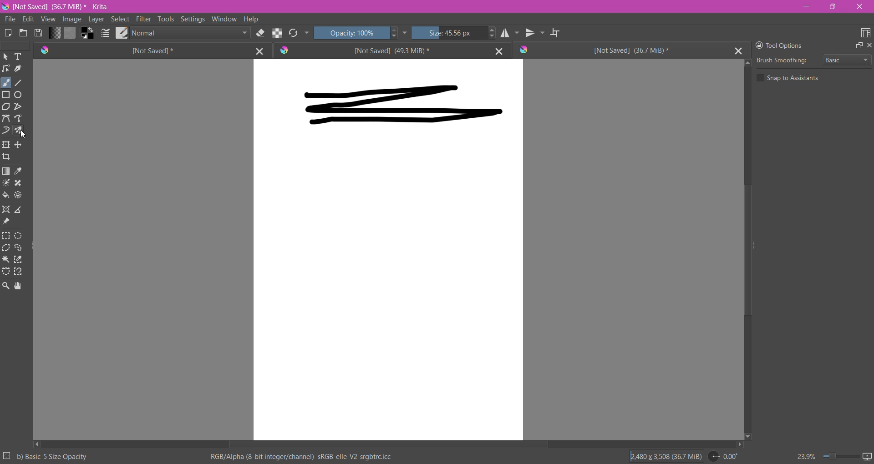 The image size is (874, 464). What do you see at coordinates (18, 286) in the screenshot?
I see `Pan Tool` at bounding box center [18, 286].